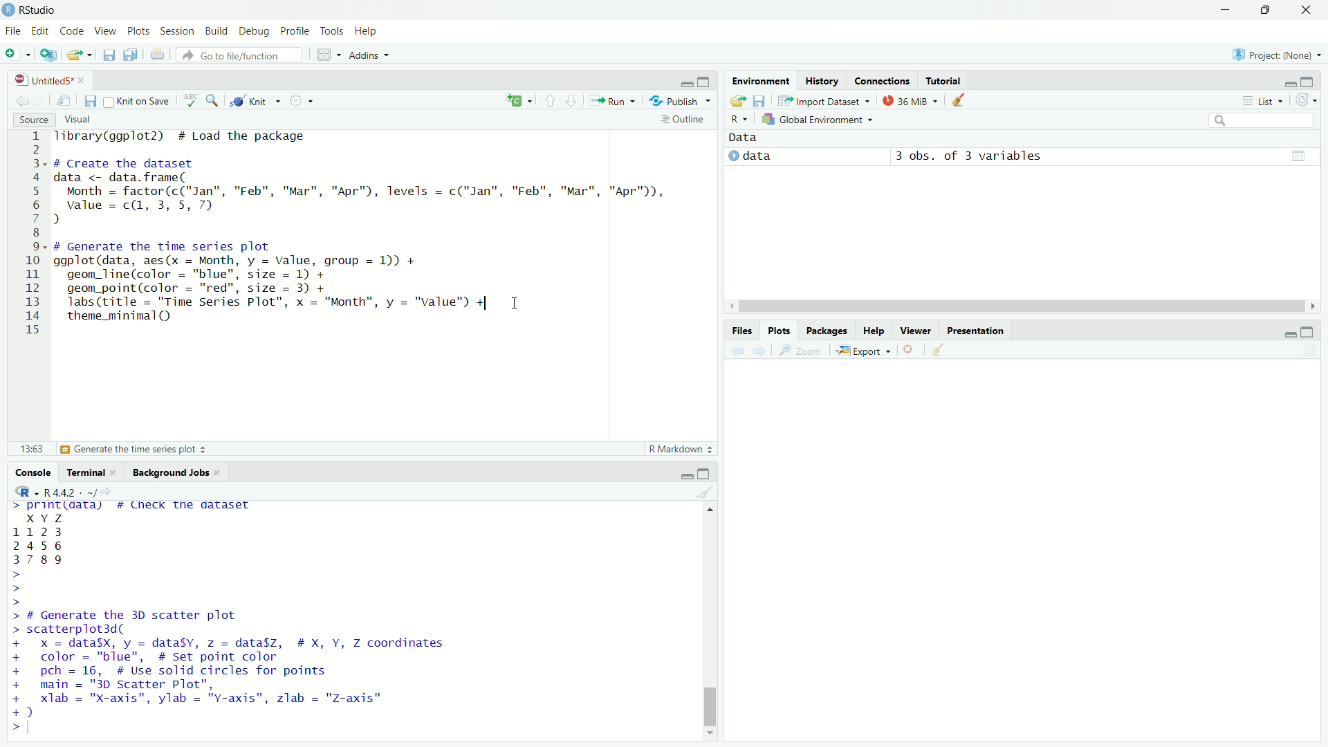 The image size is (1328, 747). Describe the element at coordinates (236, 664) in the screenshot. I see `code to generate the 3d scatter plot` at that location.